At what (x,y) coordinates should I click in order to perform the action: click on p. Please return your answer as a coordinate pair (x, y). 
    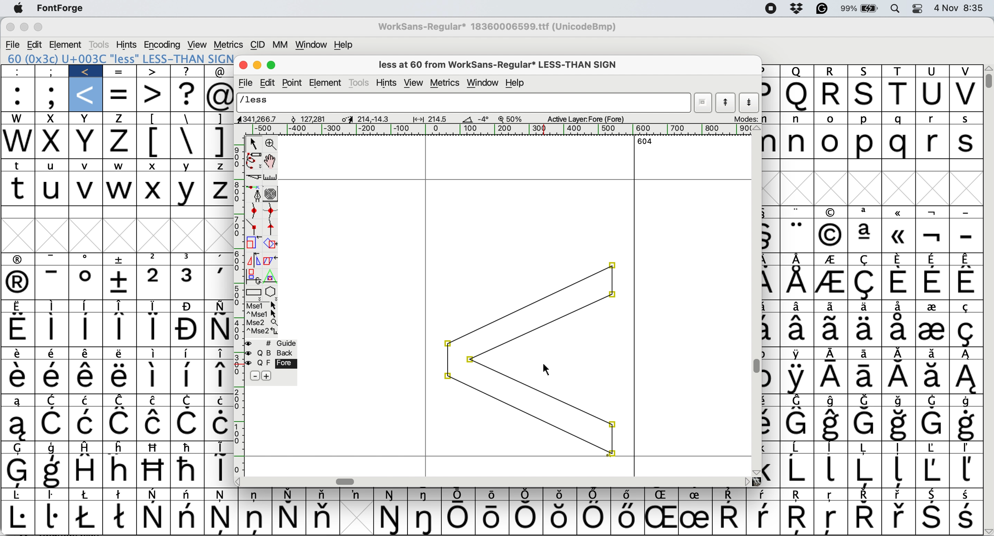
    Looking at the image, I should click on (771, 95).